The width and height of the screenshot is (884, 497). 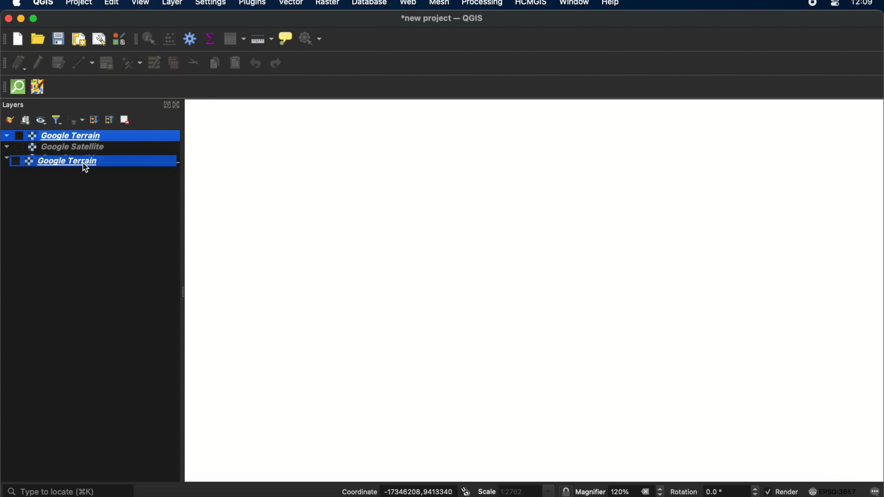 What do you see at coordinates (211, 4) in the screenshot?
I see `settings` at bounding box center [211, 4].